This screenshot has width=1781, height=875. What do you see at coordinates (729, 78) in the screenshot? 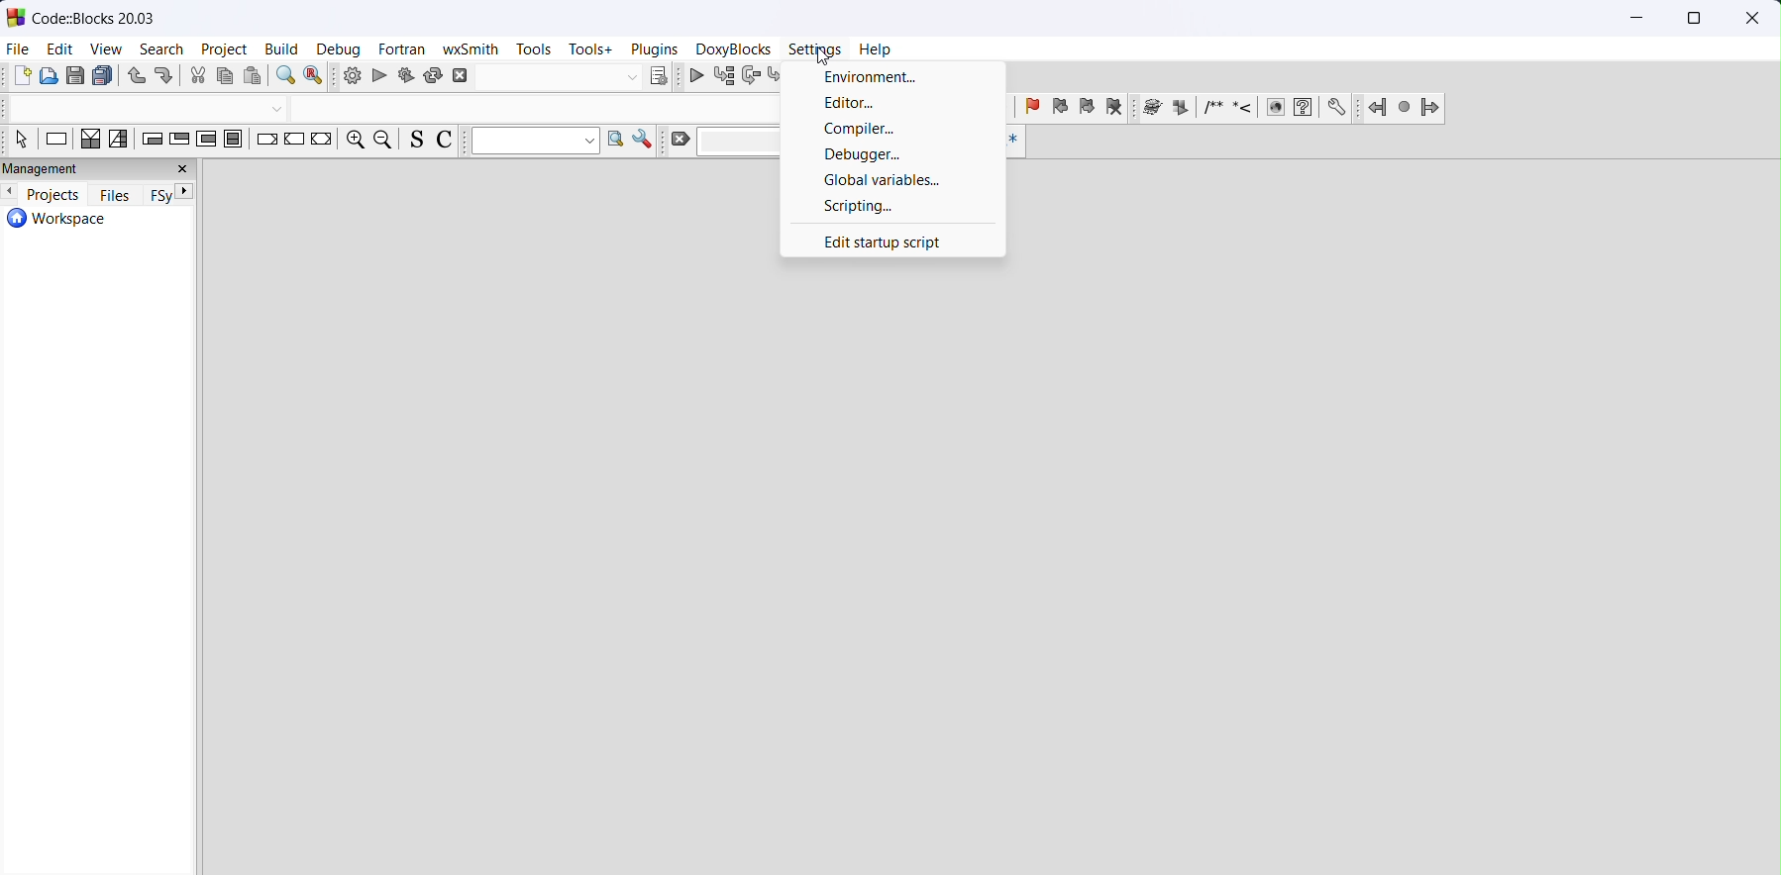
I see `run to cursor` at bounding box center [729, 78].